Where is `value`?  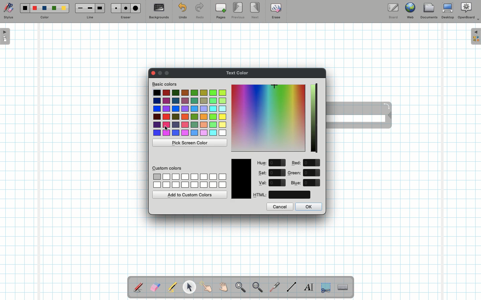
value is located at coordinates (312, 173).